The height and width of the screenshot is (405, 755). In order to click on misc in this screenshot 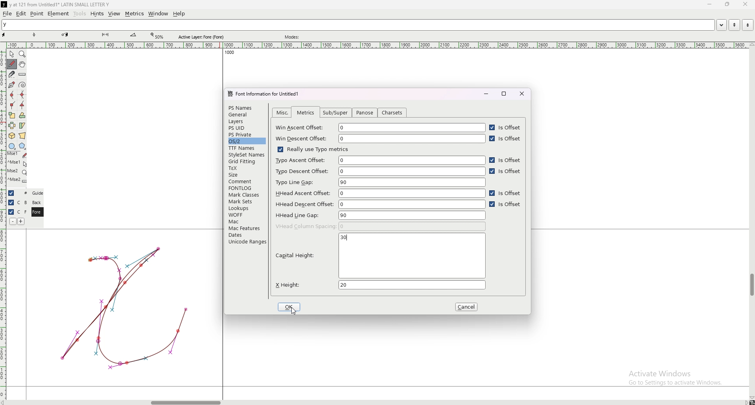, I will do `click(283, 112)`.